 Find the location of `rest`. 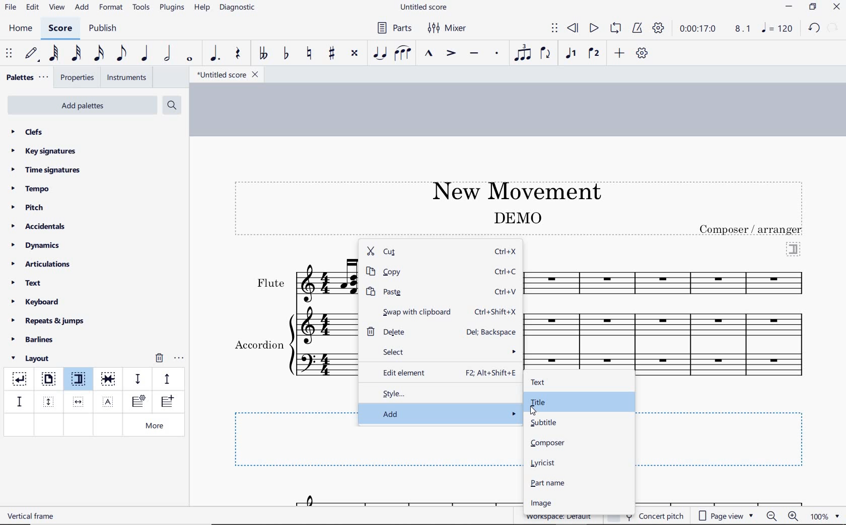

rest is located at coordinates (238, 54).